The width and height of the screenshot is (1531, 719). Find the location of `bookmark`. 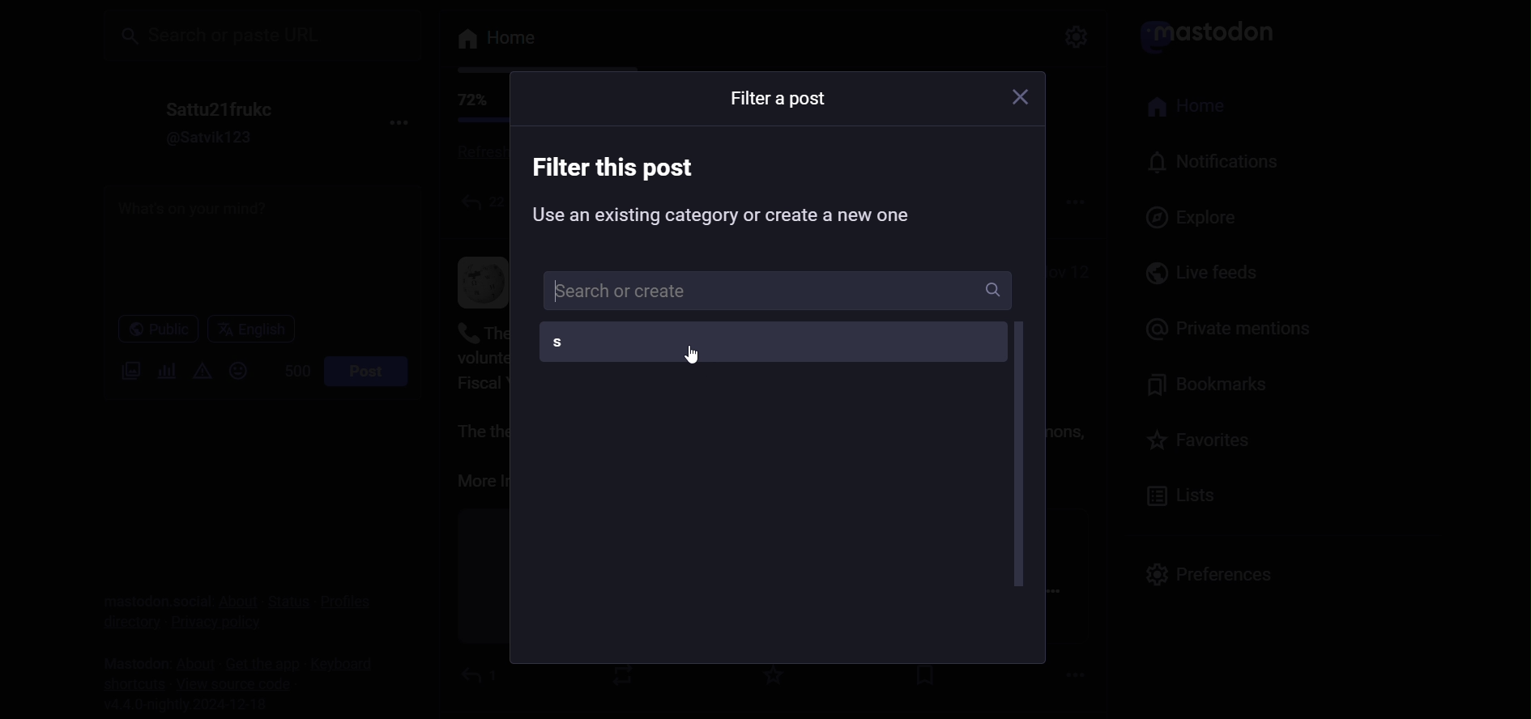

bookmark is located at coordinates (1216, 387).